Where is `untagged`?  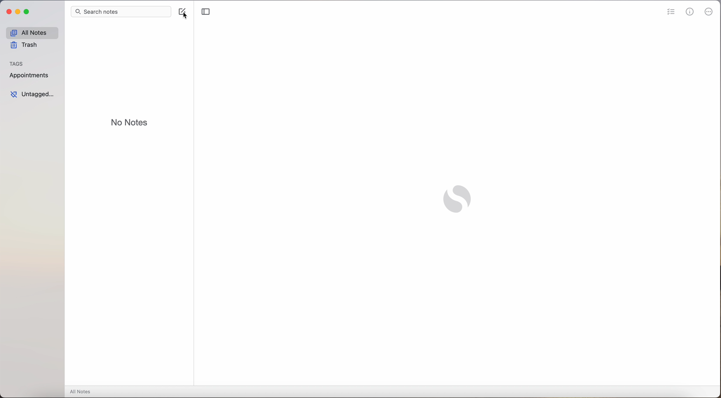 untagged is located at coordinates (34, 96).